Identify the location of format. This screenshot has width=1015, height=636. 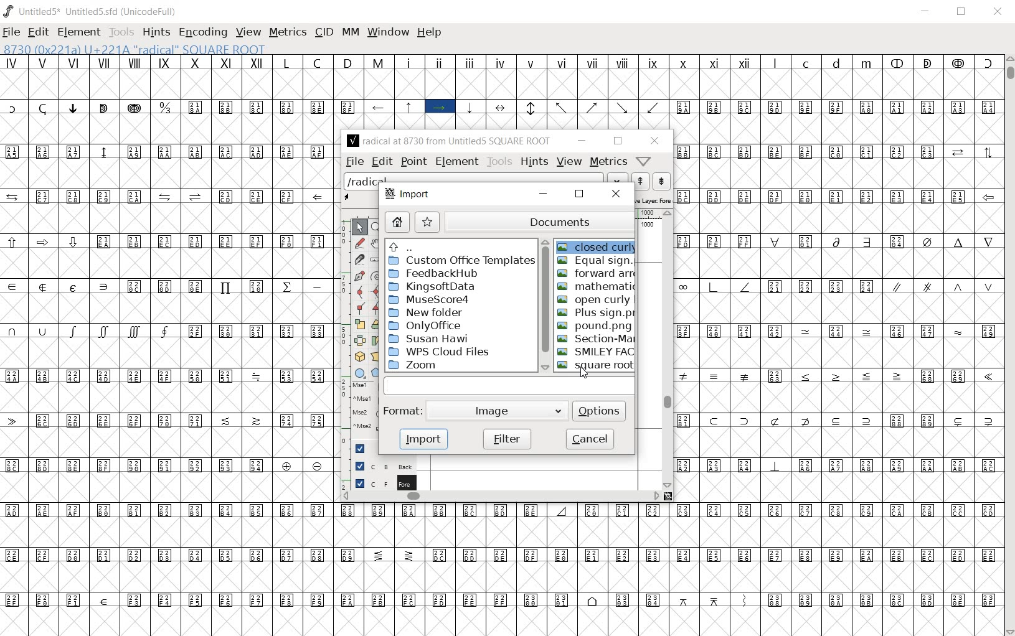
(403, 411).